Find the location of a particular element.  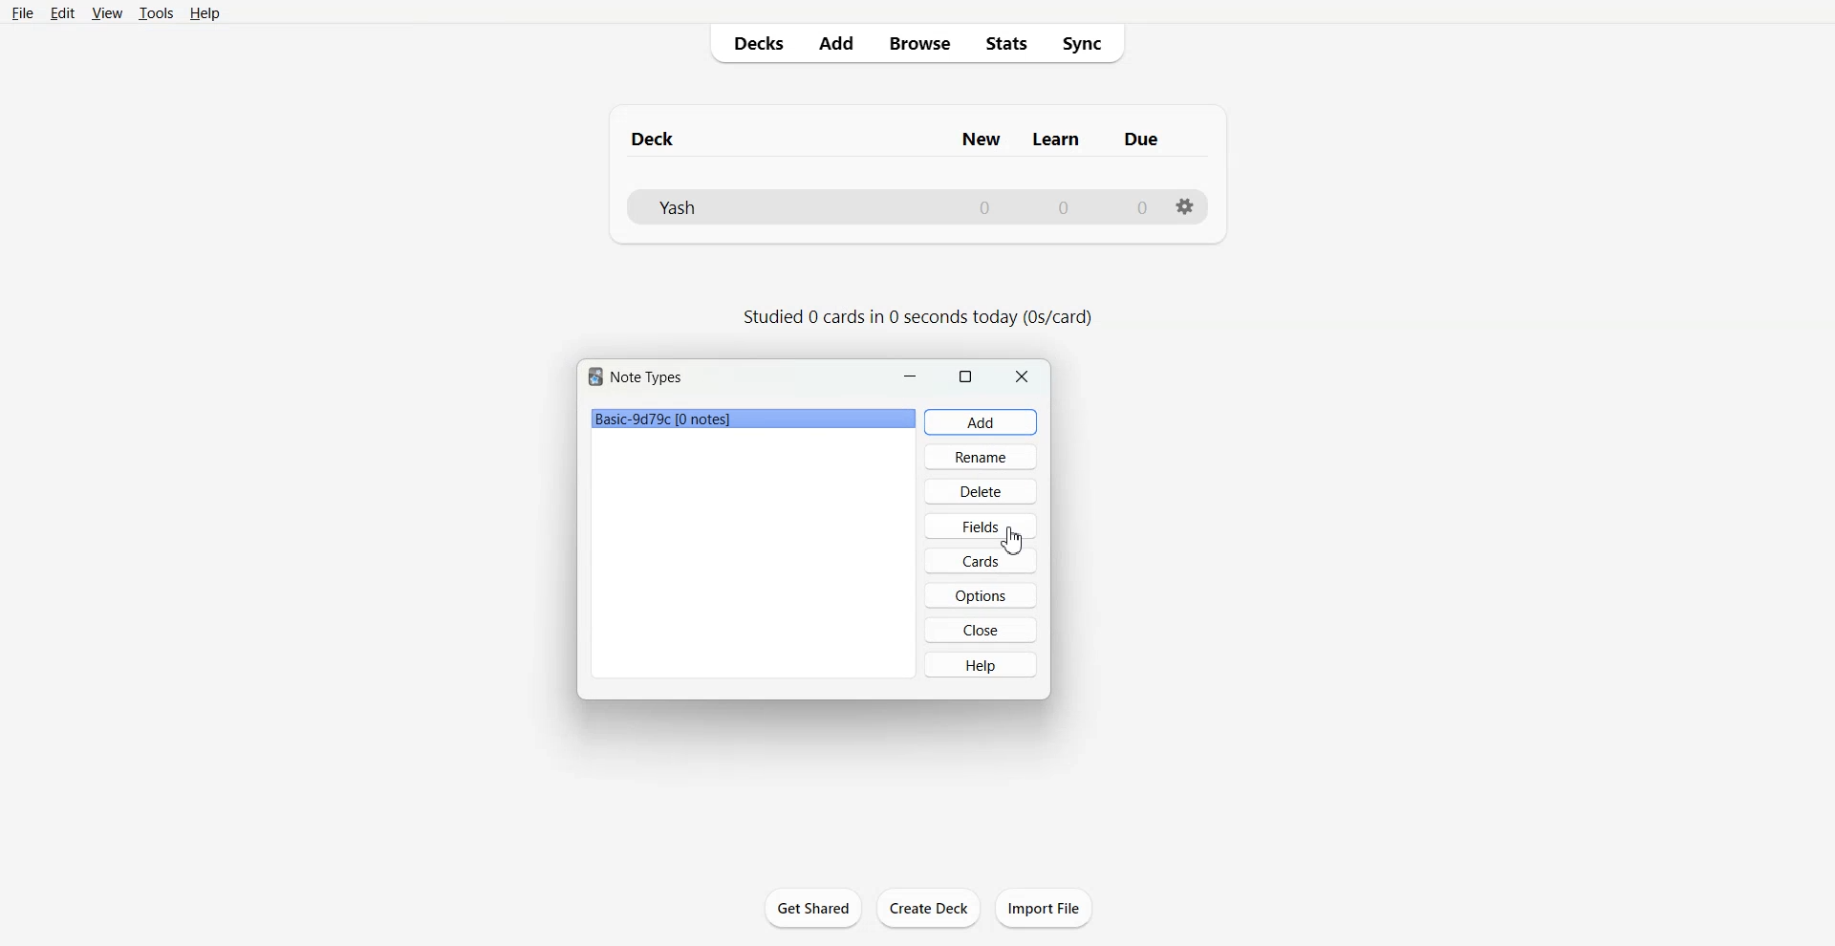

Text is located at coordinates (647, 377).